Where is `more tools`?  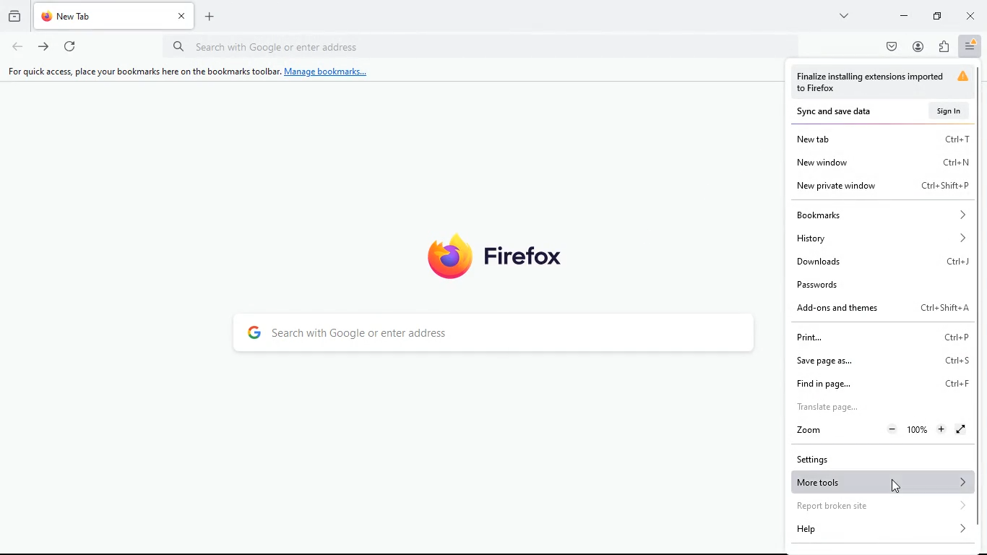 more tools is located at coordinates (882, 482).